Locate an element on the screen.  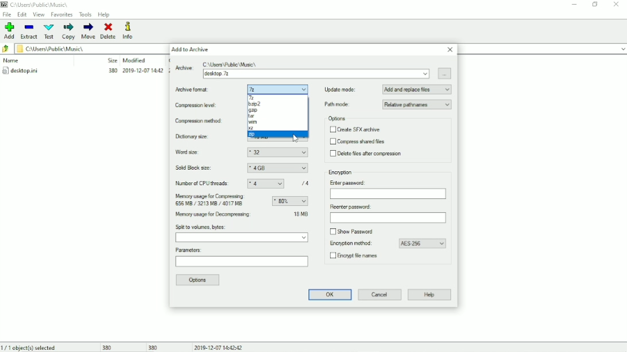
Show password is located at coordinates (351, 230).